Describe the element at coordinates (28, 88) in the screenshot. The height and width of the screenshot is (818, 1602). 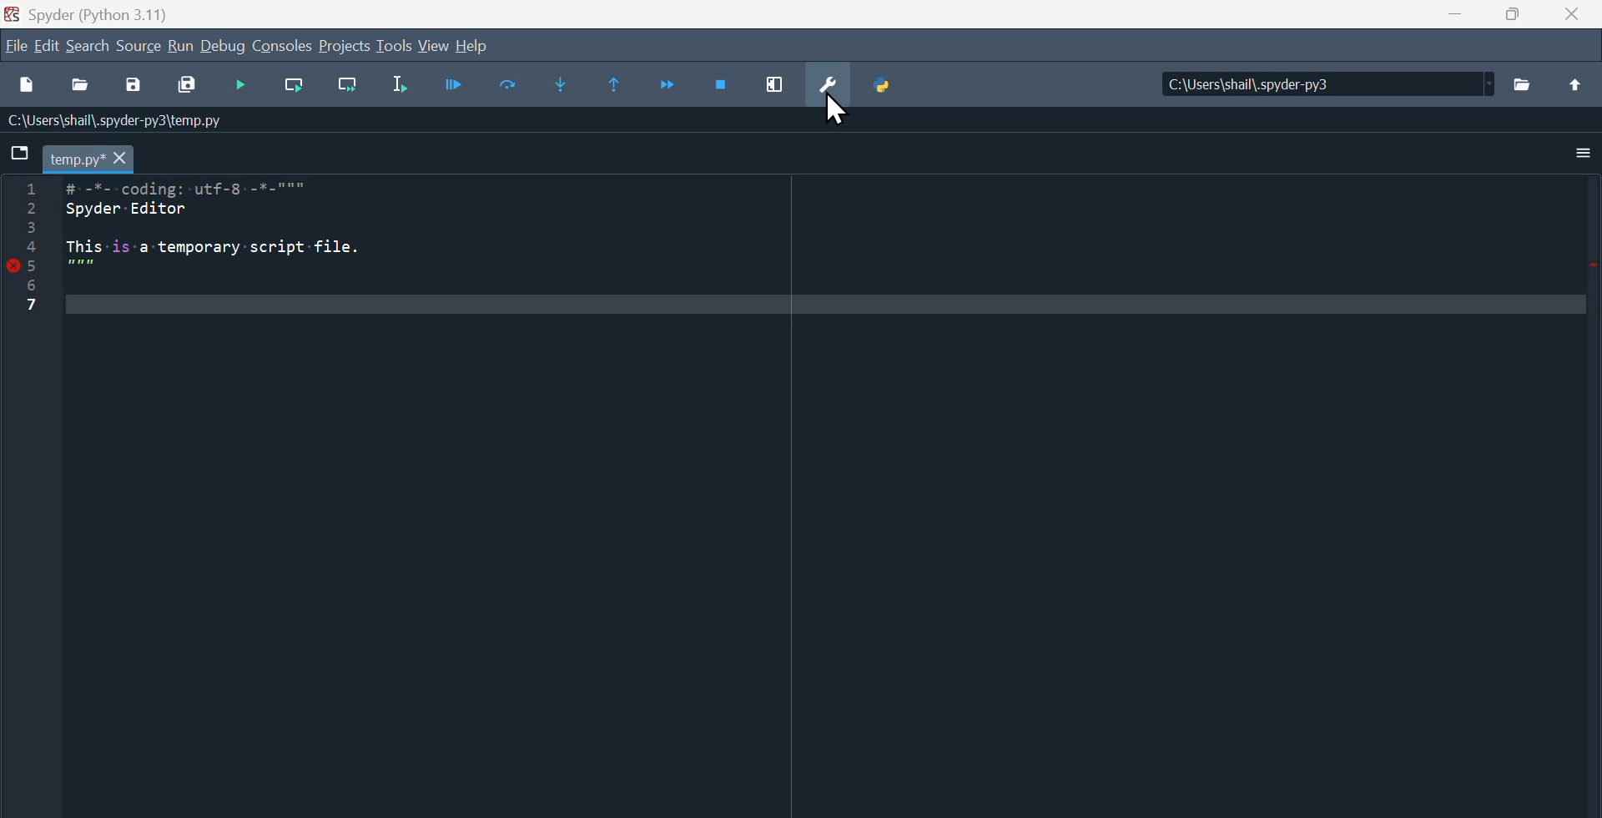
I see `New file` at that location.